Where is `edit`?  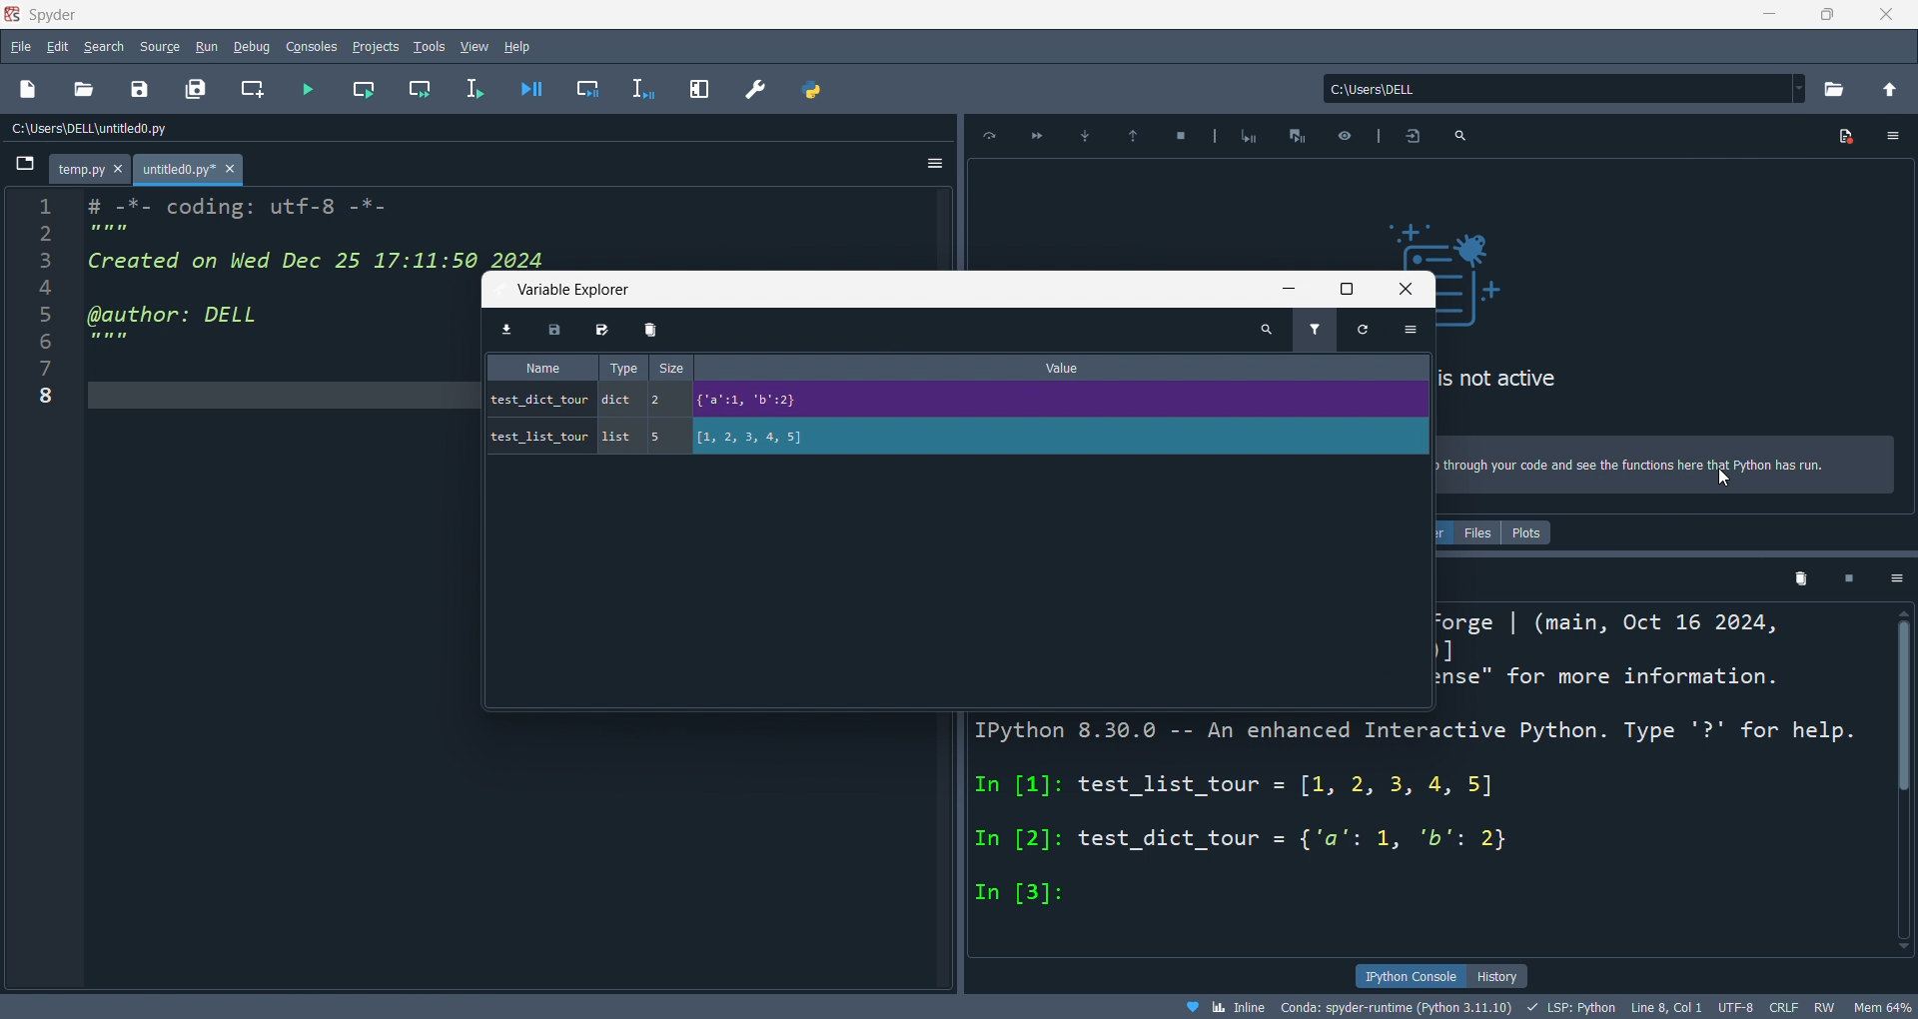 edit is located at coordinates (57, 46).